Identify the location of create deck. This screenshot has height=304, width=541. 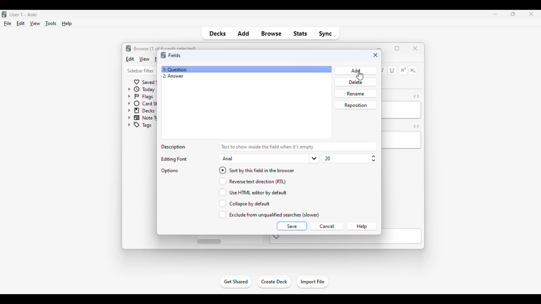
(274, 282).